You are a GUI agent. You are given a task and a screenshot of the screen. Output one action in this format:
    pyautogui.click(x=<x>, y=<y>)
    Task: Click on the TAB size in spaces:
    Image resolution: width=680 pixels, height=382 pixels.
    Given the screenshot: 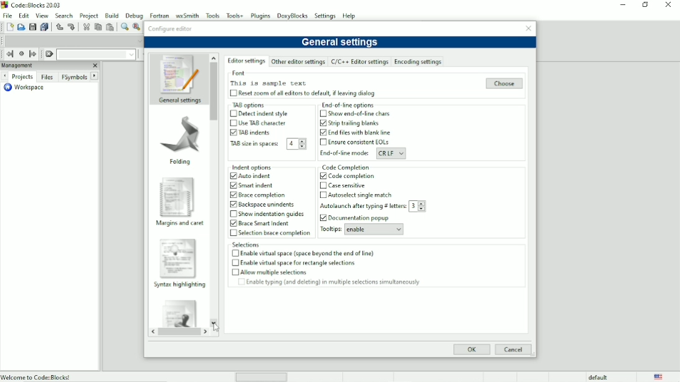 What is the action you would take?
    pyautogui.click(x=255, y=144)
    